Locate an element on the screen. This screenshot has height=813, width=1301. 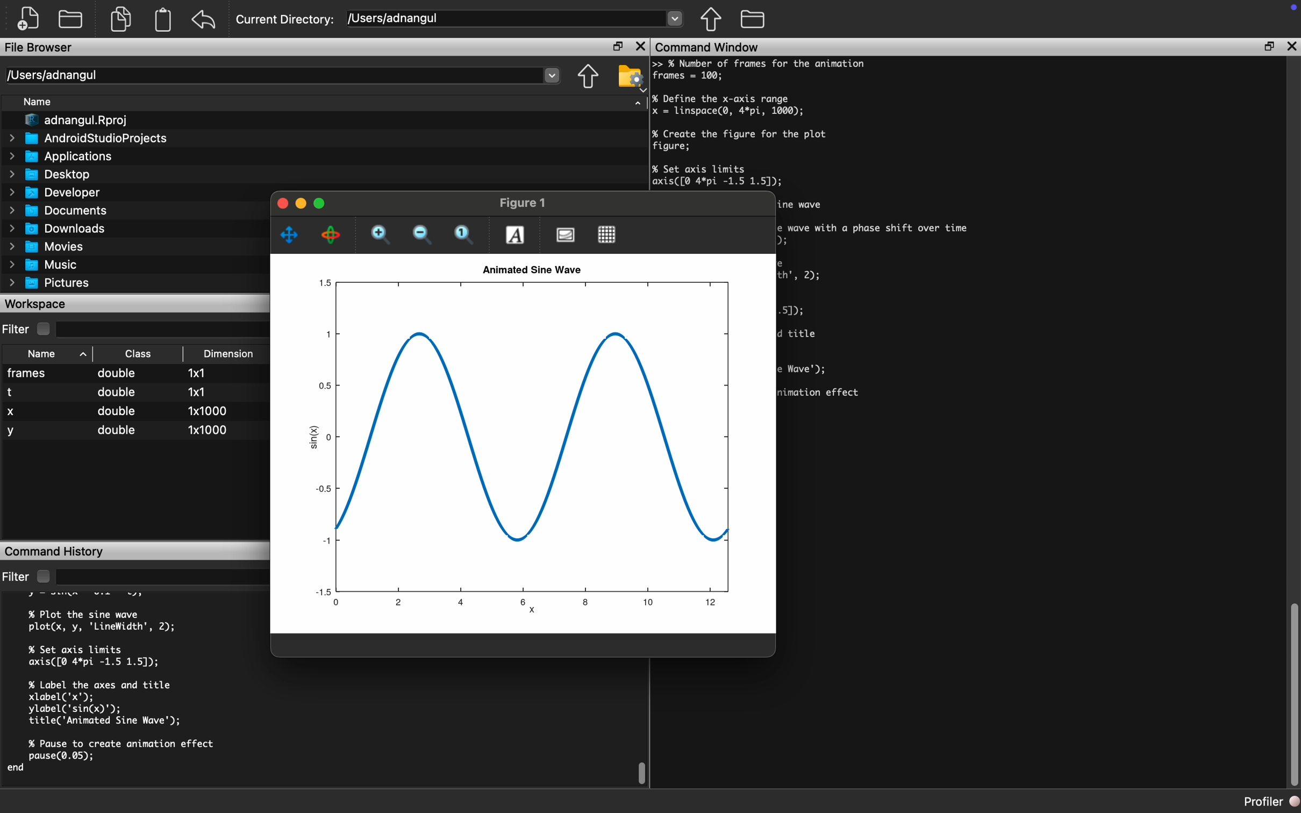
Dropdown is located at coordinates (162, 577).